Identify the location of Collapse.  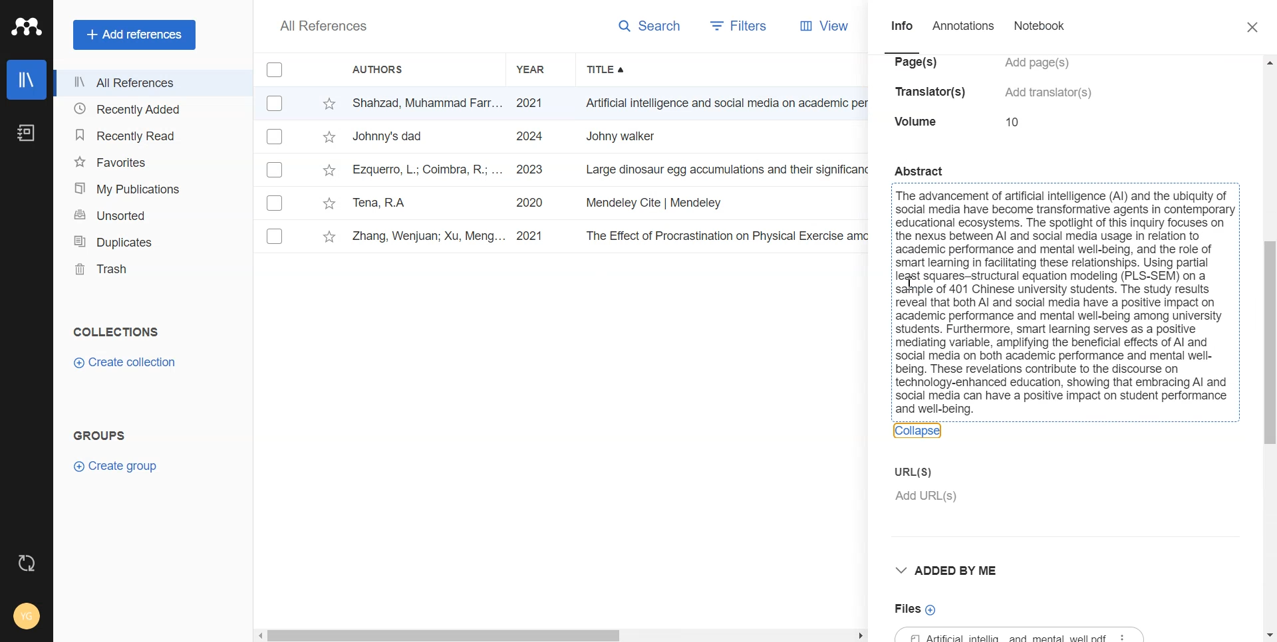
(922, 431).